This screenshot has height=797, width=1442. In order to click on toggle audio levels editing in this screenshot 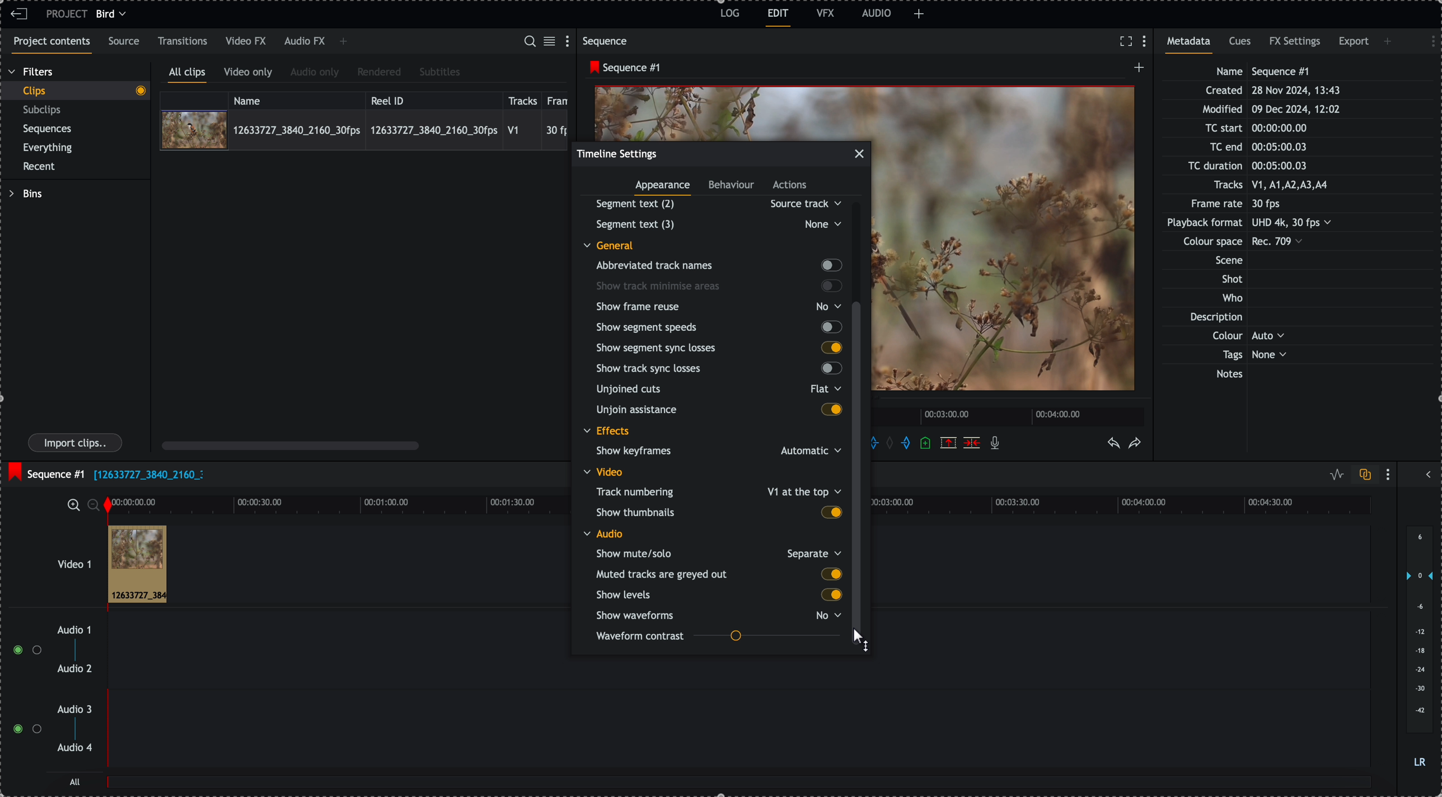, I will do `click(1334, 475)`.